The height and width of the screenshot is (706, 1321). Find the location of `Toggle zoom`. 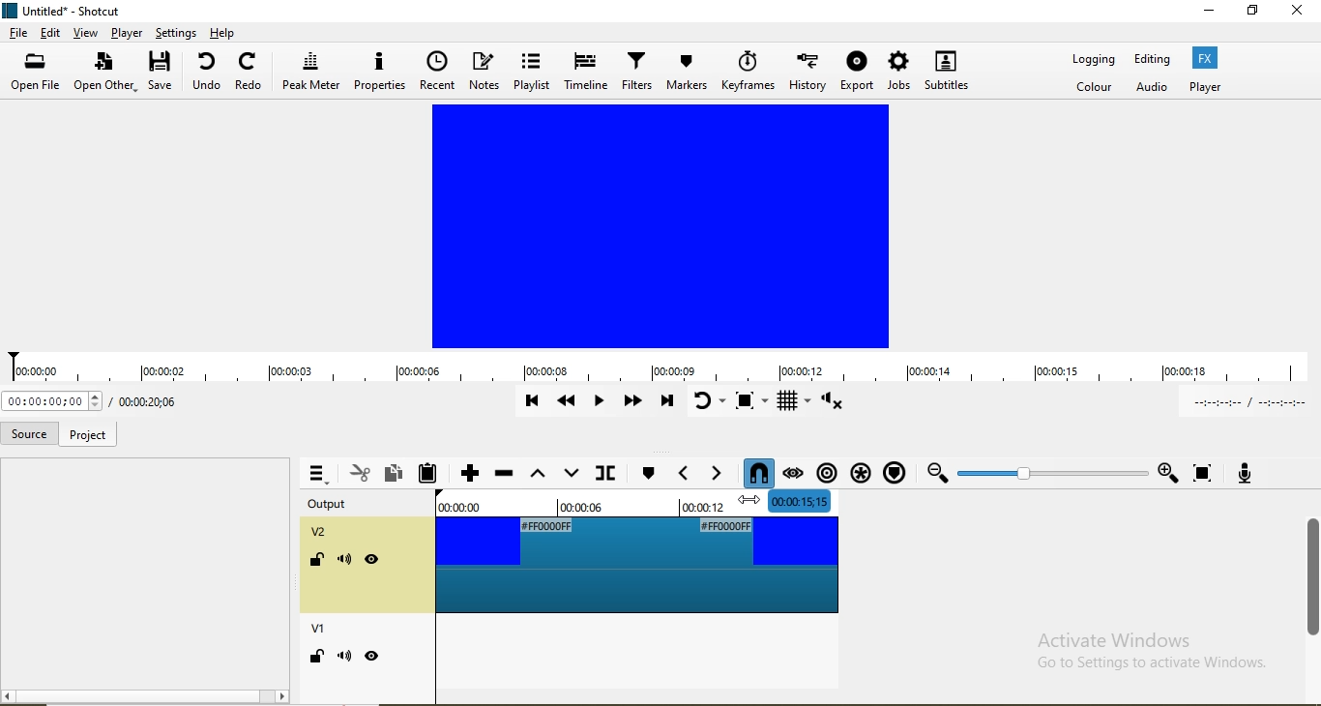

Toggle zoom is located at coordinates (754, 402).